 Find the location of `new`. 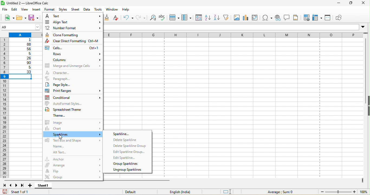

new is located at coordinates (8, 17).